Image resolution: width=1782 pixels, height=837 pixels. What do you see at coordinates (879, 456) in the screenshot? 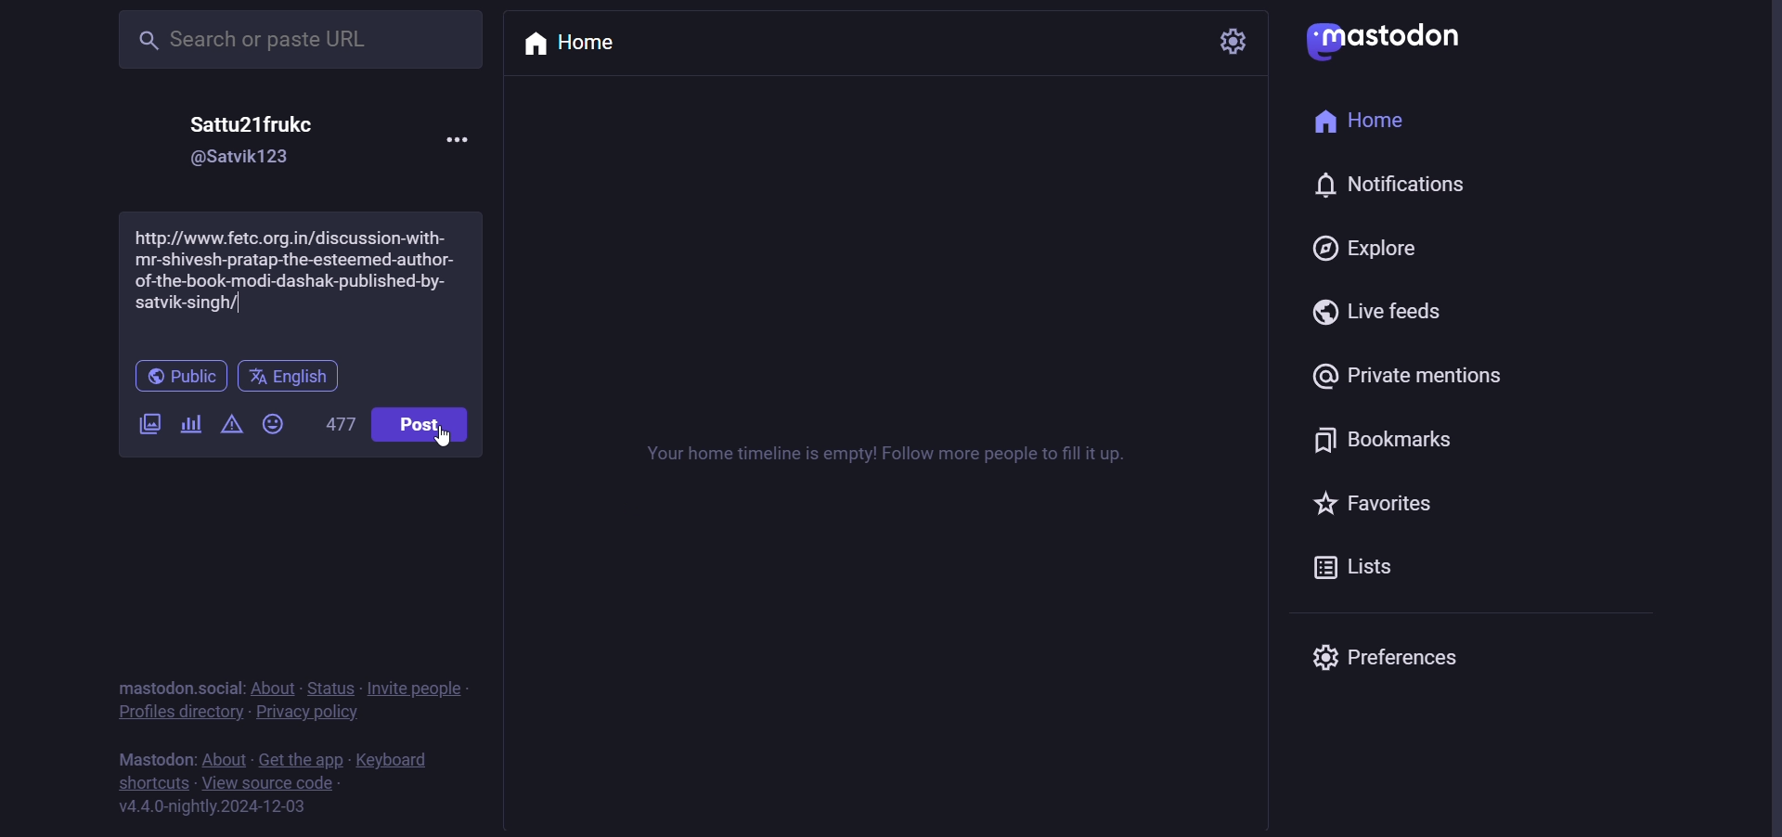
I see `your home timeline is empty` at bounding box center [879, 456].